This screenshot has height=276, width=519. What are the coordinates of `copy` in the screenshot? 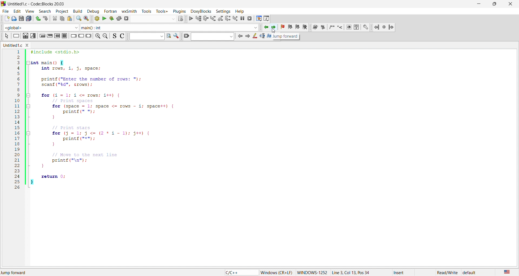 It's located at (61, 19).